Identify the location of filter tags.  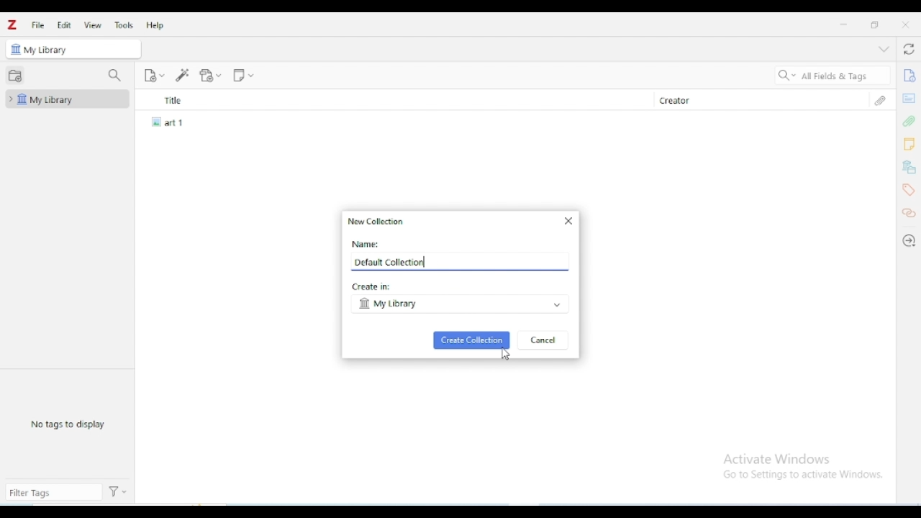
(53, 493).